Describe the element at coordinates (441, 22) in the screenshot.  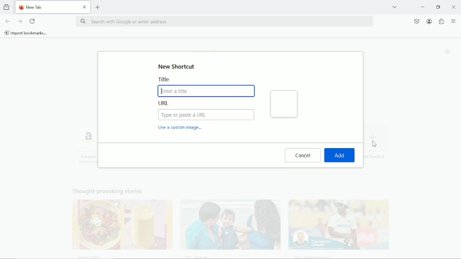
I see `extensions` at that location.